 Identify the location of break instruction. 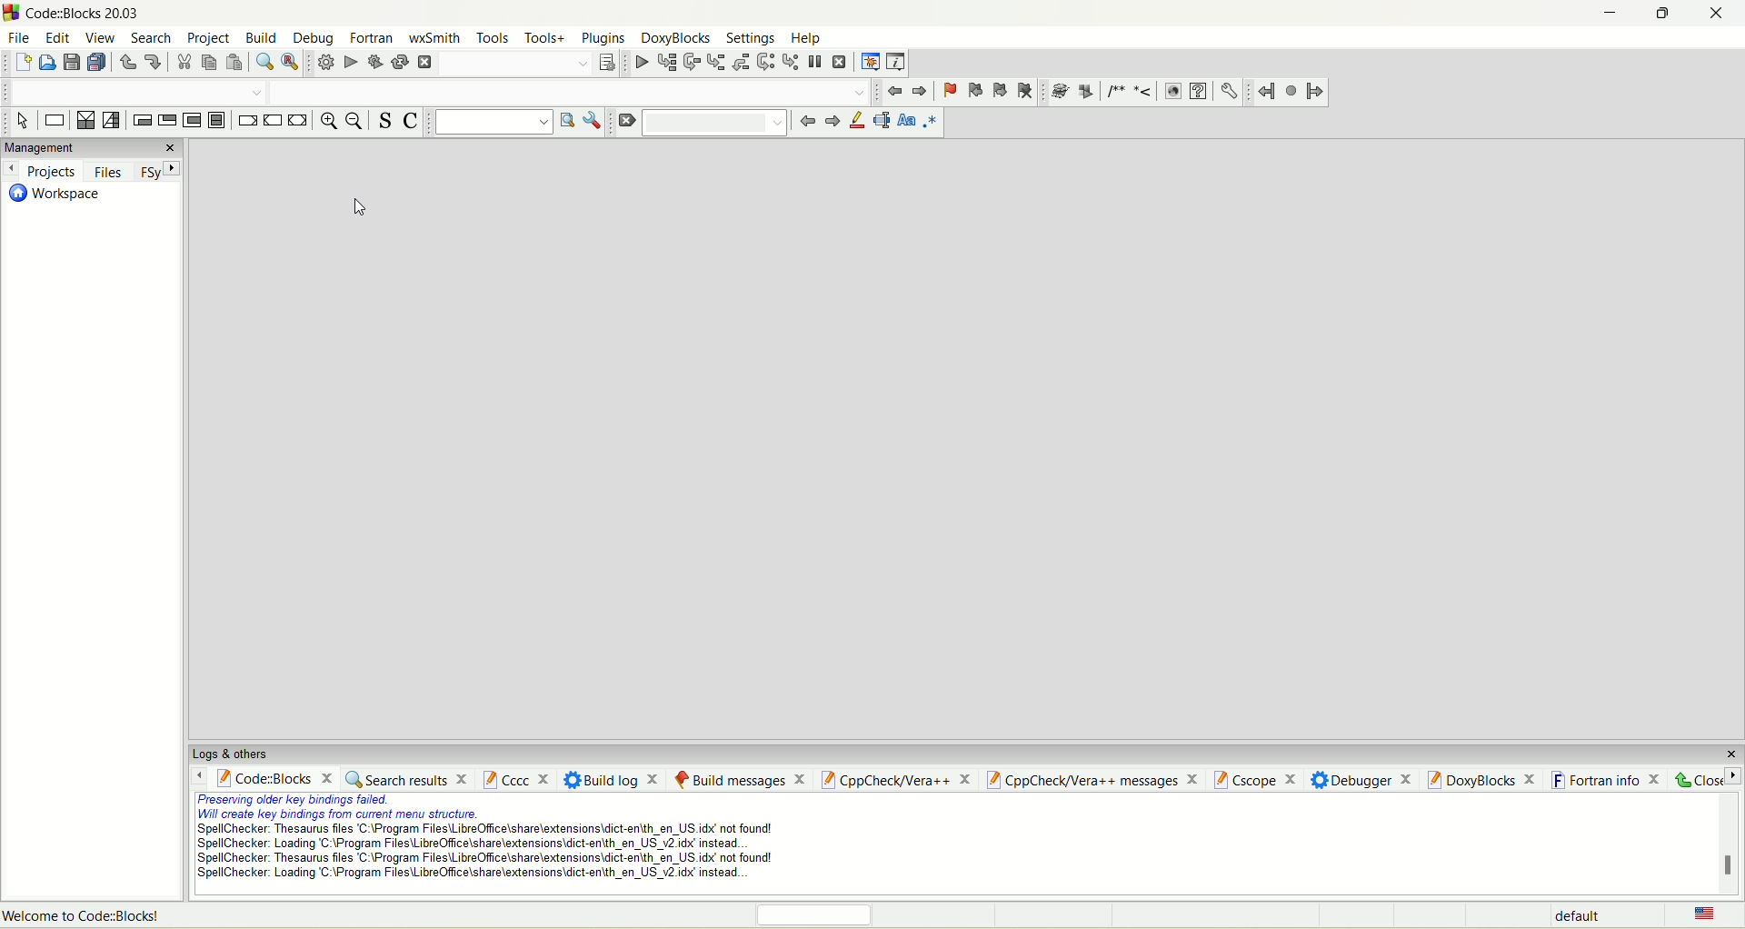
(246, 121).